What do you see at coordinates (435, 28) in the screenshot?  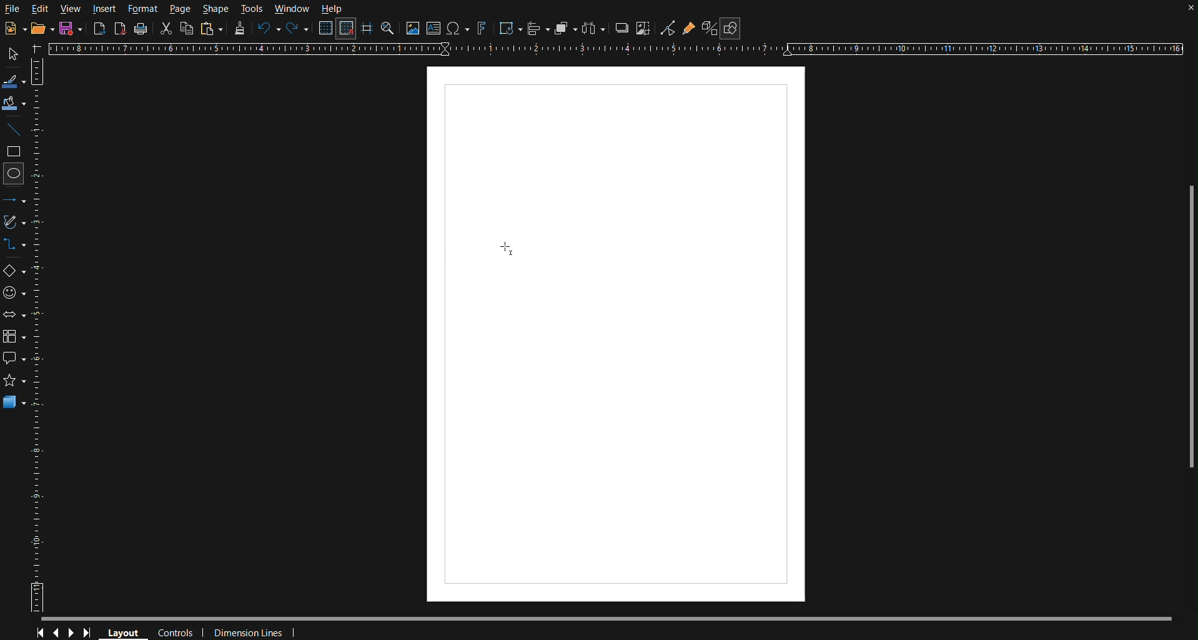 I see `Textbox` at bounding box center [435, 28].